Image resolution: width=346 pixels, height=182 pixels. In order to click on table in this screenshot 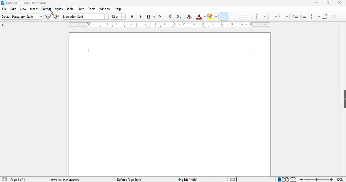, I will do `click(70, 9)`.